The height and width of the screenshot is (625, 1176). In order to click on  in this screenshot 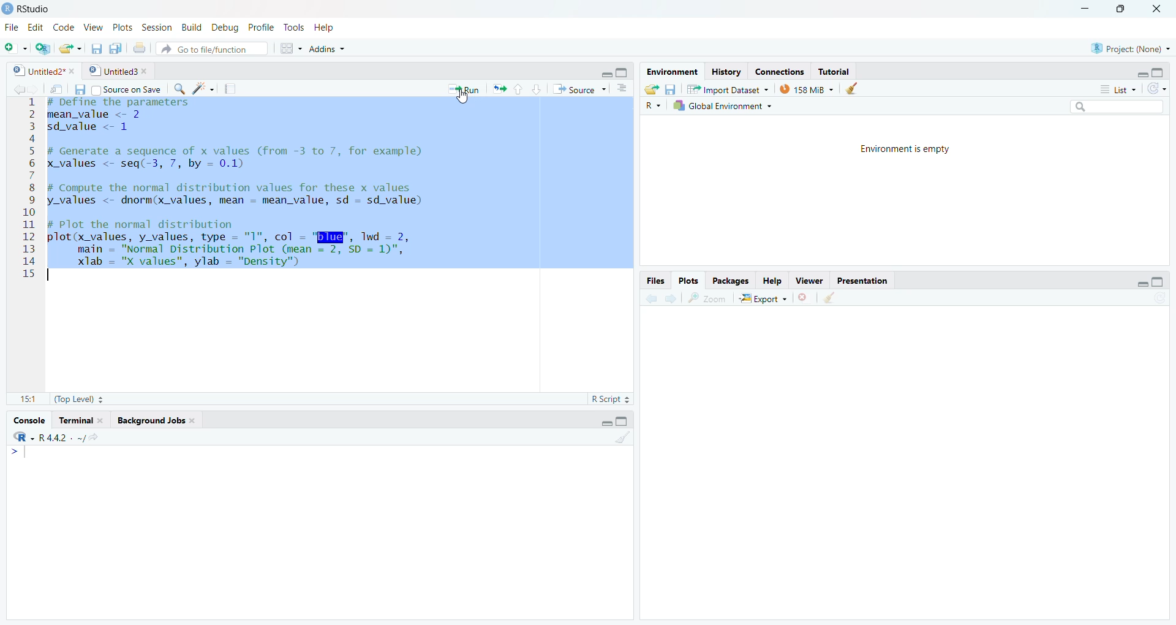, I will do `click(853, 88)`.